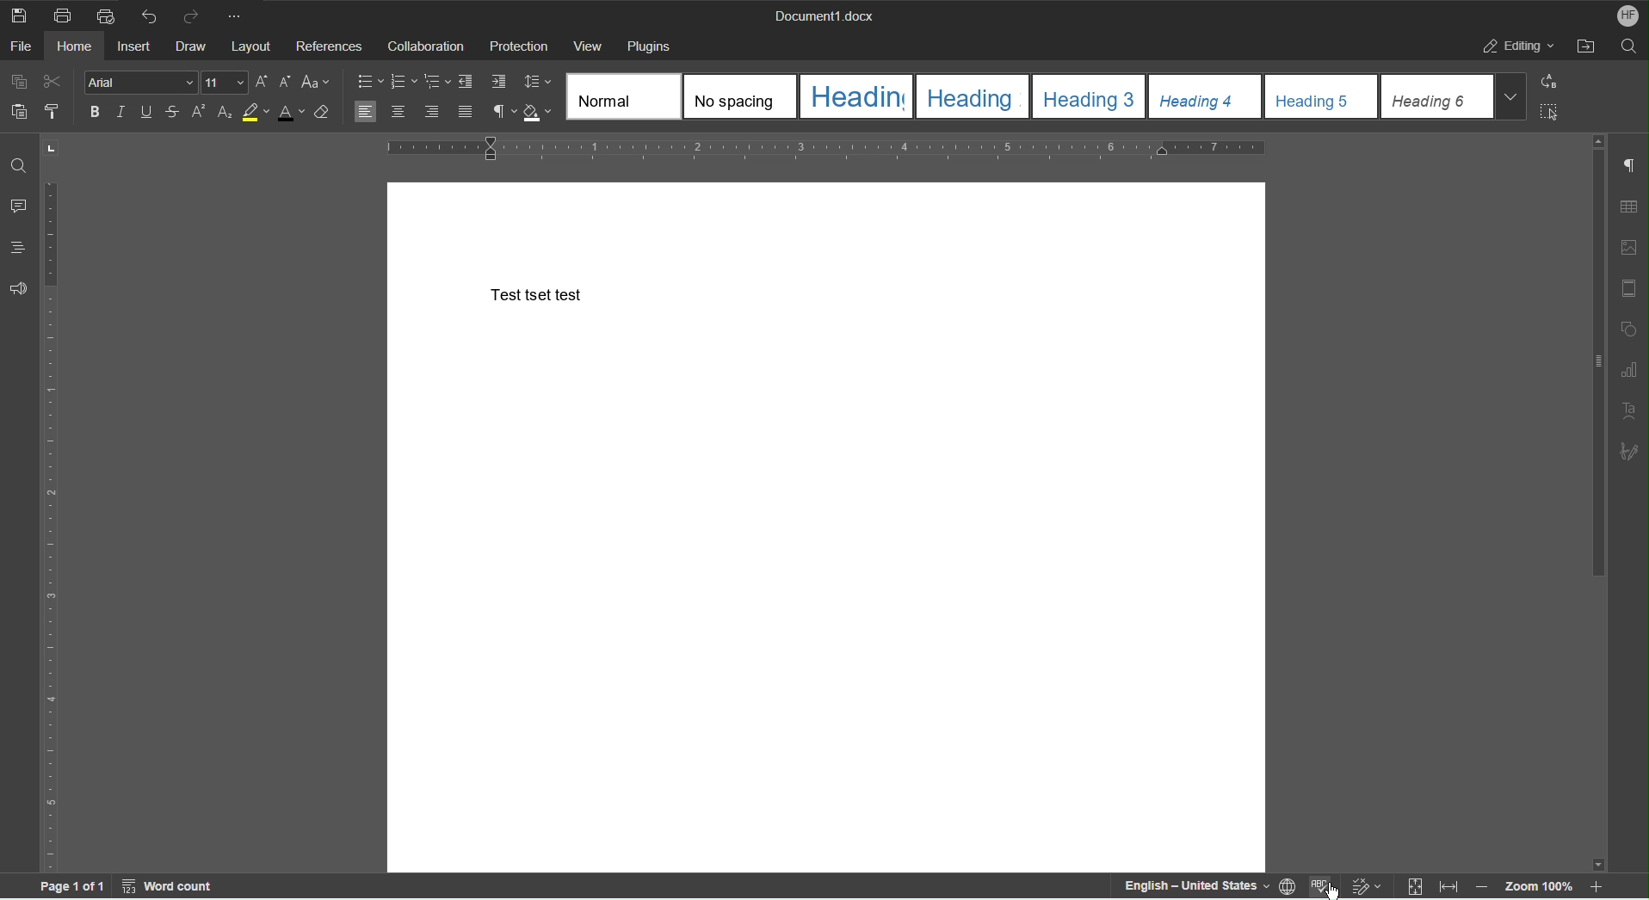 This screenshot has height=900, width=1649. Describe the element at coordinates (1189, 886) in the screenshot. I see `English - United States` at that location.